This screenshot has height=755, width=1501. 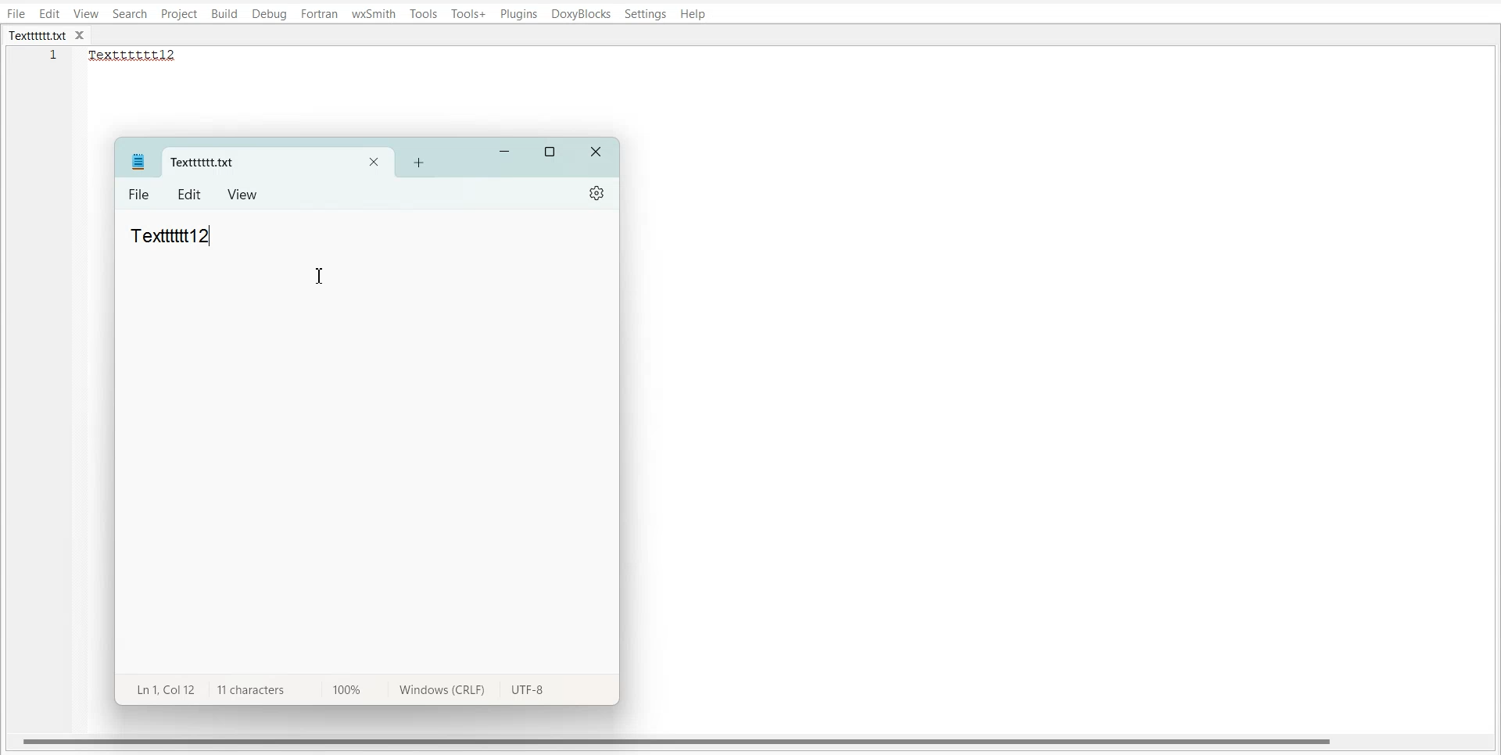 I want to click on Settings, so click(x=598, y=193).